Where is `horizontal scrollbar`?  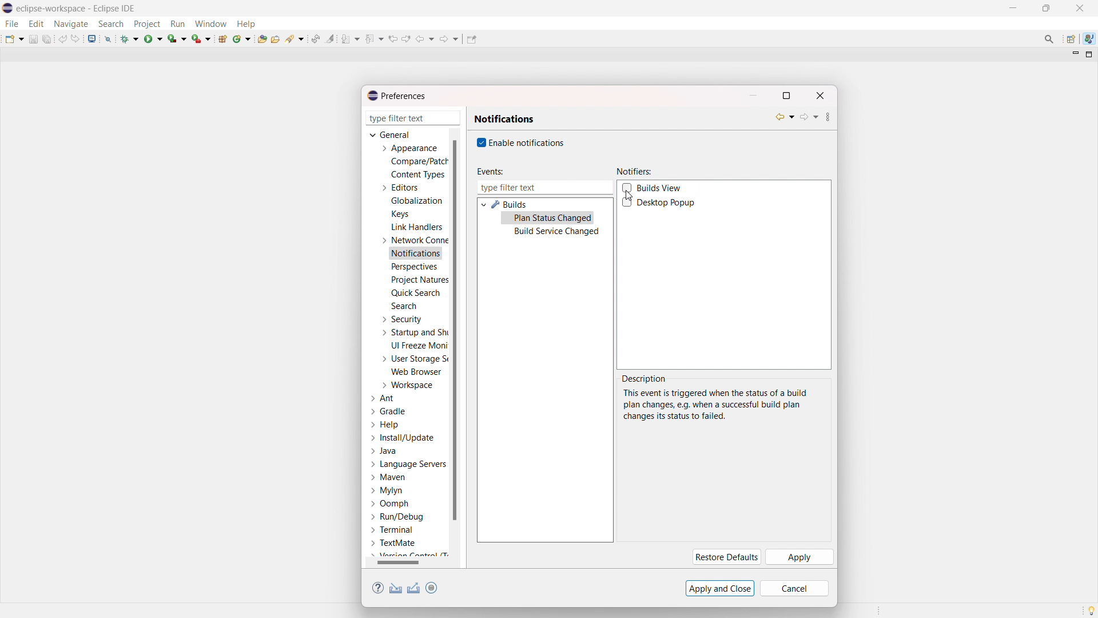 horizontal scrollbar is located at coordinates (398, 562).